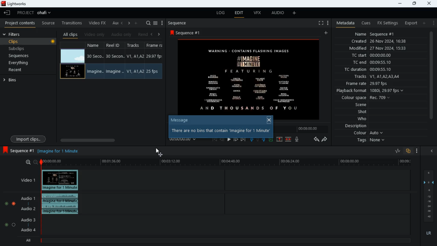  What do you see at coordinates (318, 23) in the screenshot?
I see `full screen` at bounding box center [318, 23].